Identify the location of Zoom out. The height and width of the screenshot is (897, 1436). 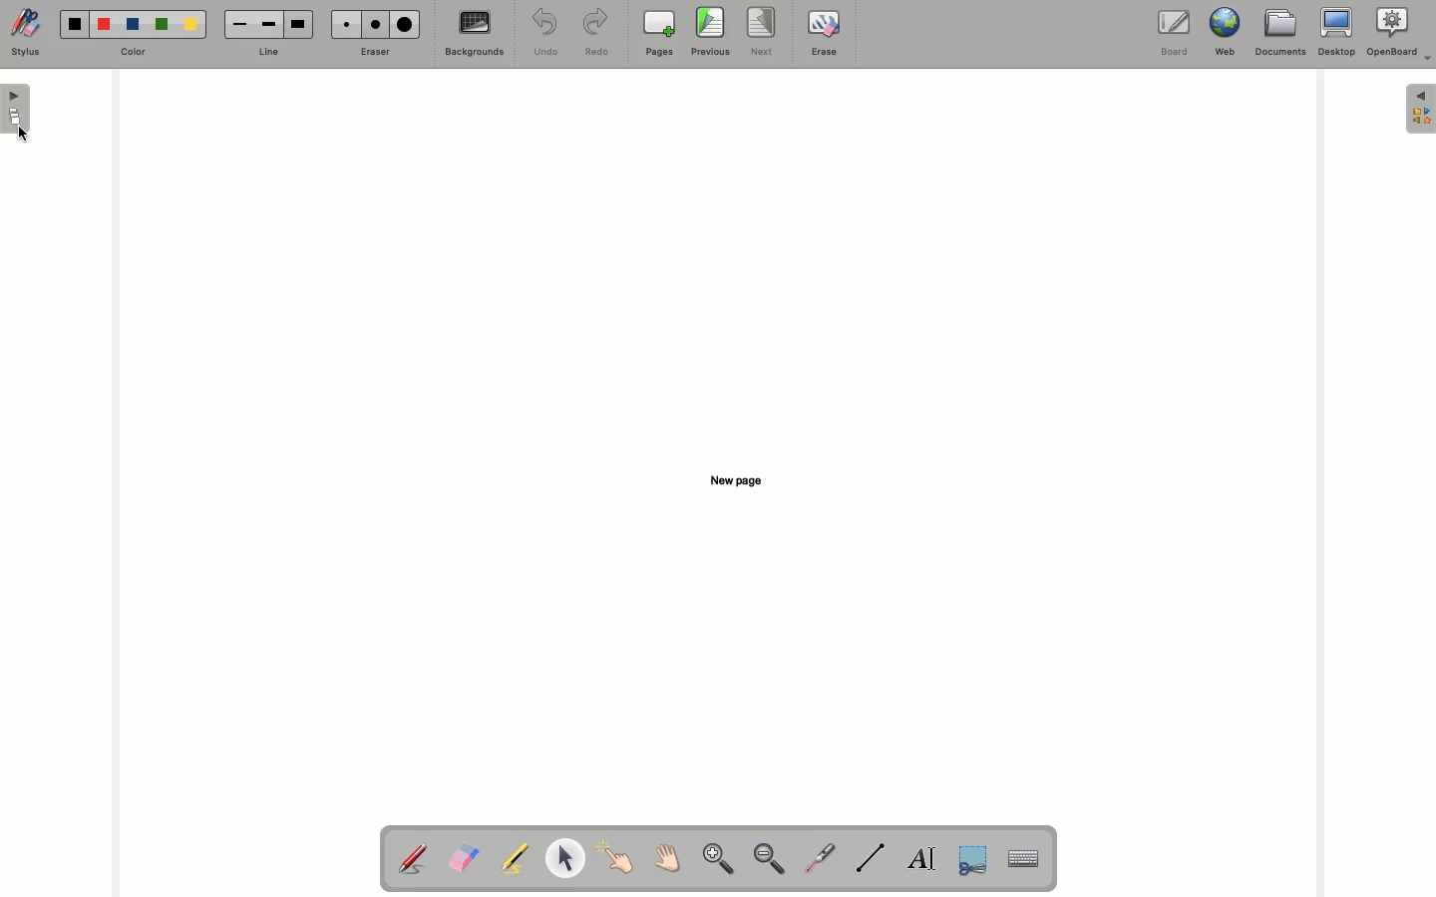
(770, 860).